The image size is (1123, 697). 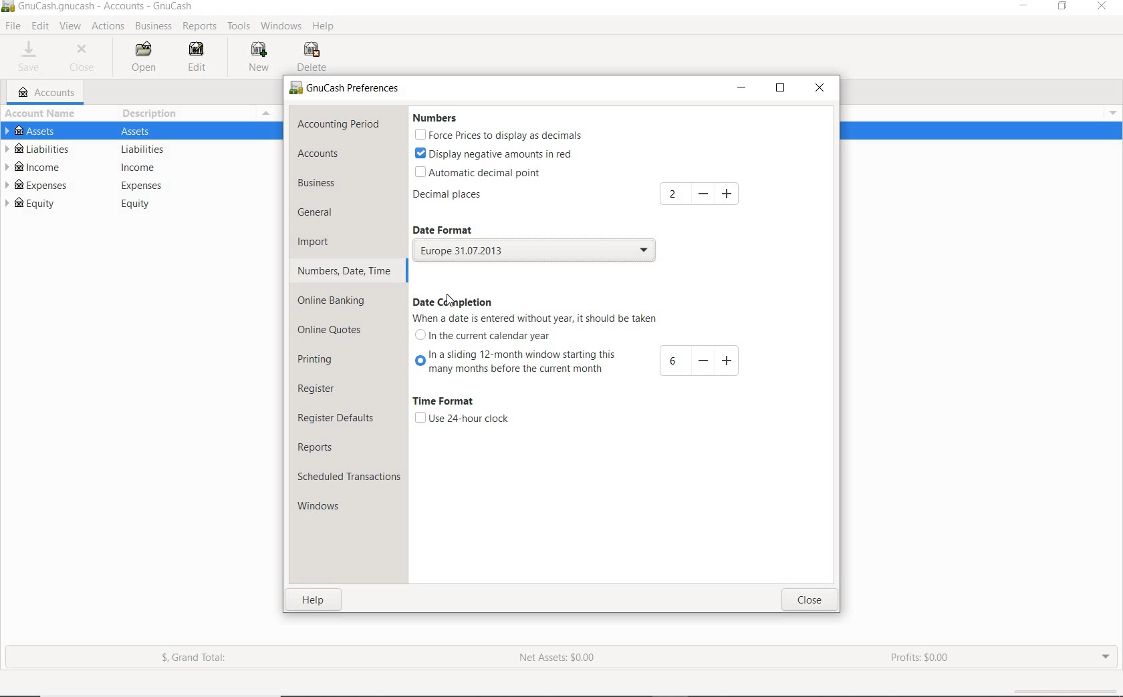 I want to click on GRAND TOTAL, so click(x=200, y=660).